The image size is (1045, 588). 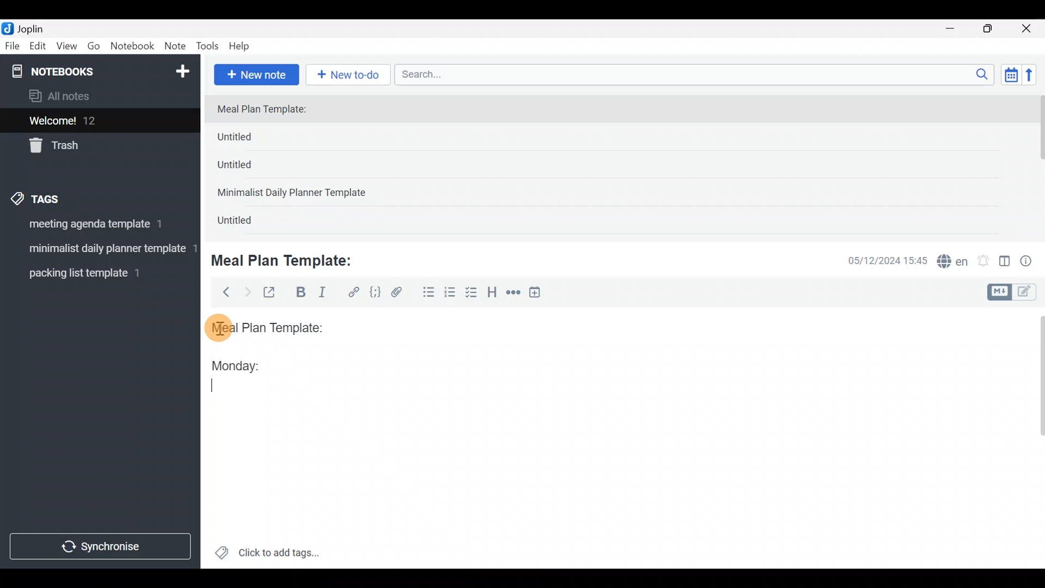 What do you see at coordinates (38, 27) in the screenshot?
I see `Joplin` at bounding box center [38, 27].